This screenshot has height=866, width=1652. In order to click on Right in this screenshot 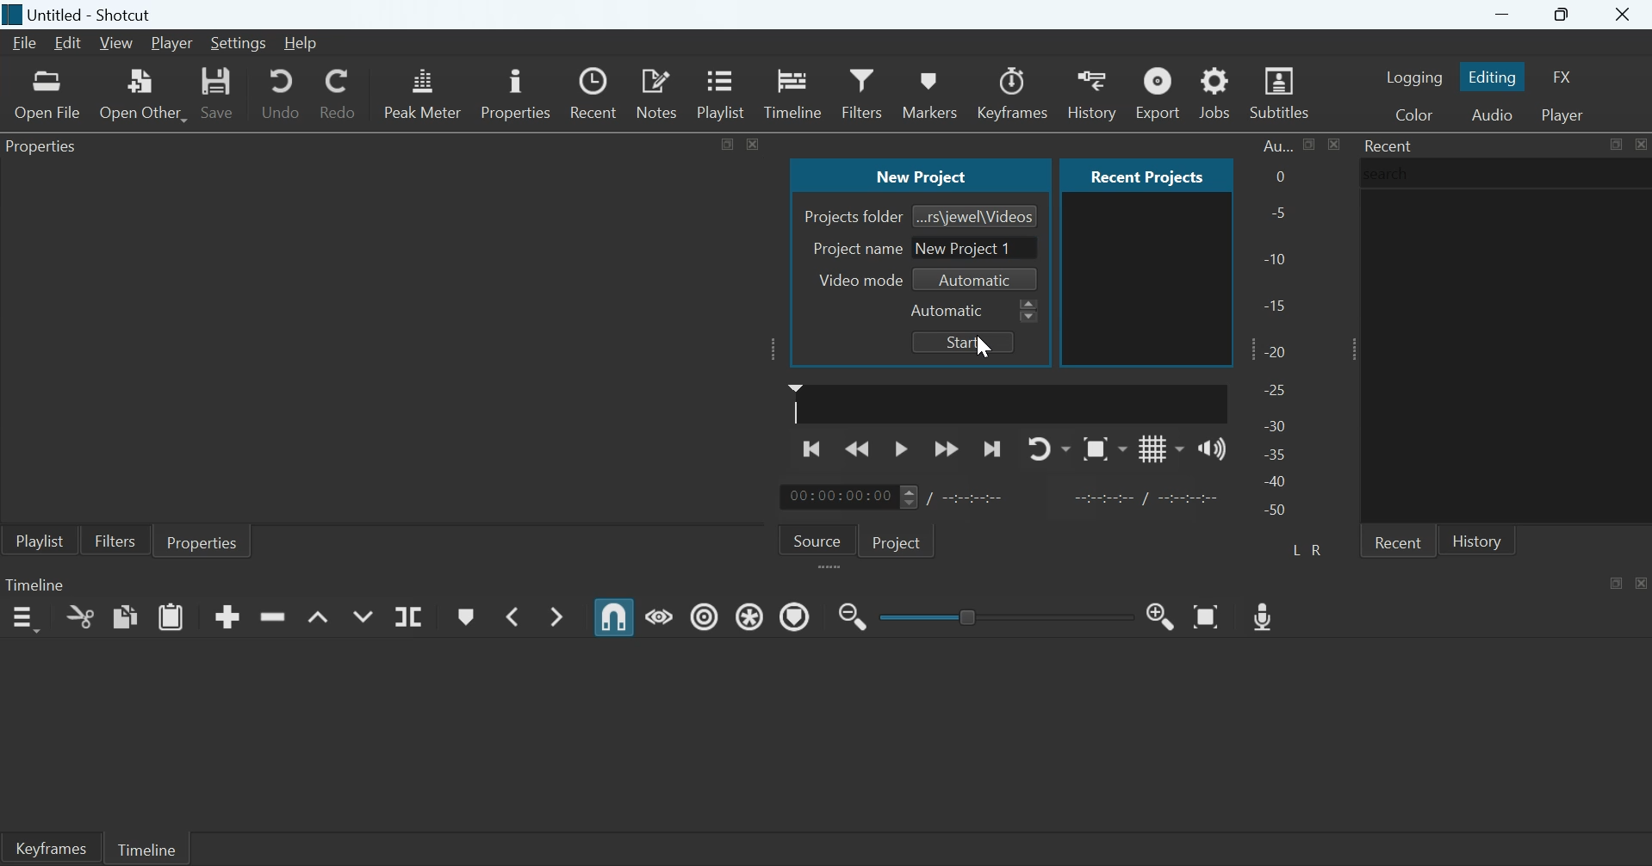, I will do `click(1320, 549)`.